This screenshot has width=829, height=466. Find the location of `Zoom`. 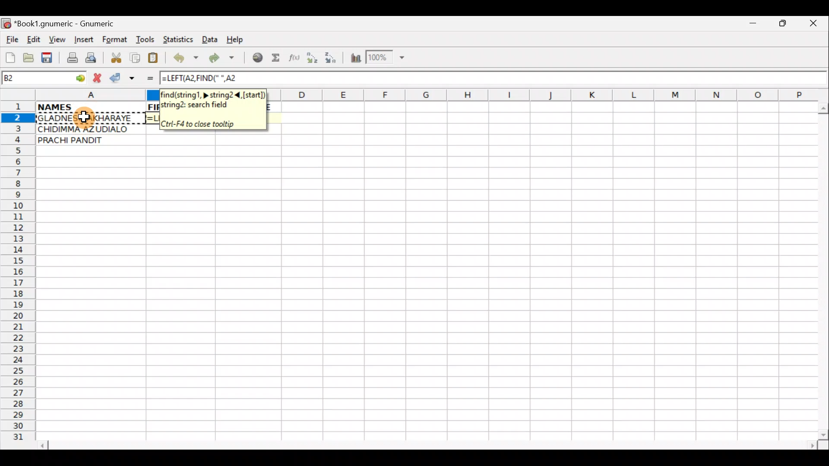

Zoom is located at coordinates (386, 59).